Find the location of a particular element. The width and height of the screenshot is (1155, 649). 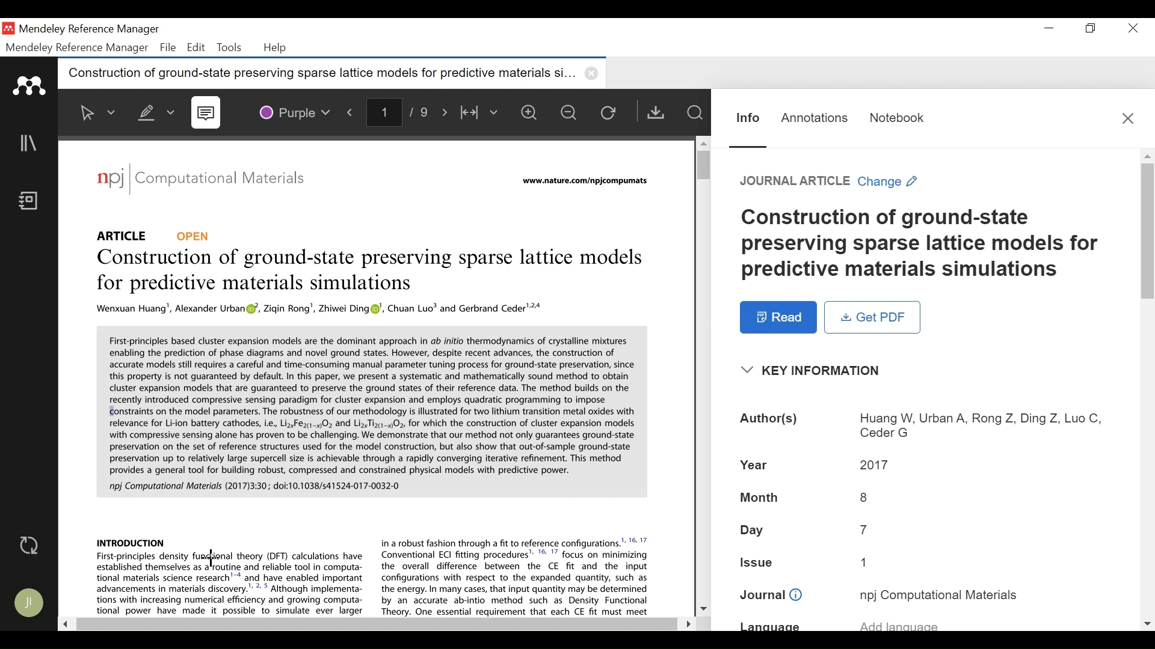

Notebook is located at coordinates (31, 202).